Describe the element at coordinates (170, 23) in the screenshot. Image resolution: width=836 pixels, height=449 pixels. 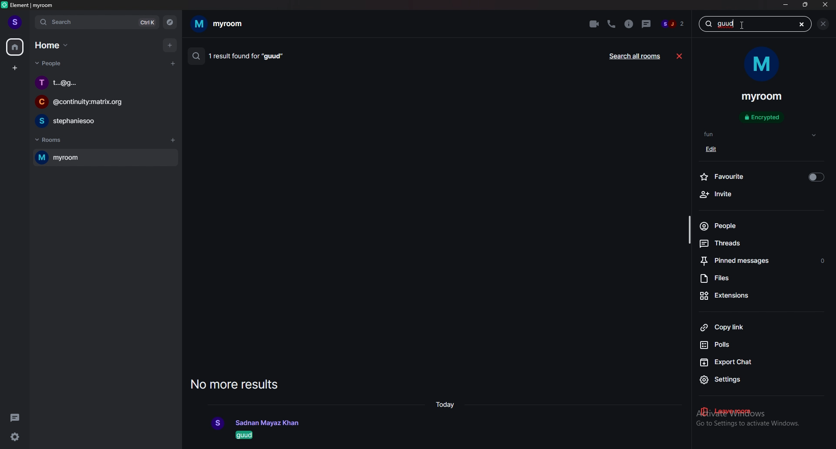
I see `explore rooms` at that location.